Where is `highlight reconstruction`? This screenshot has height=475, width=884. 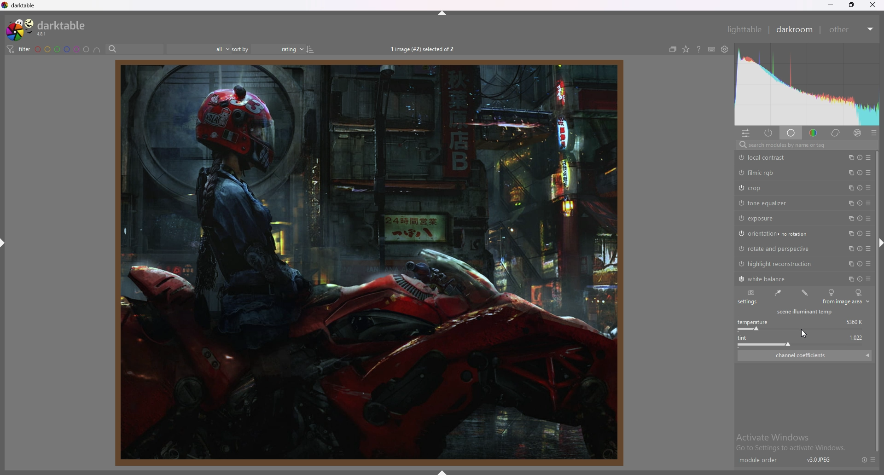
highlight reconstruction is located at coordinates (778, 264).